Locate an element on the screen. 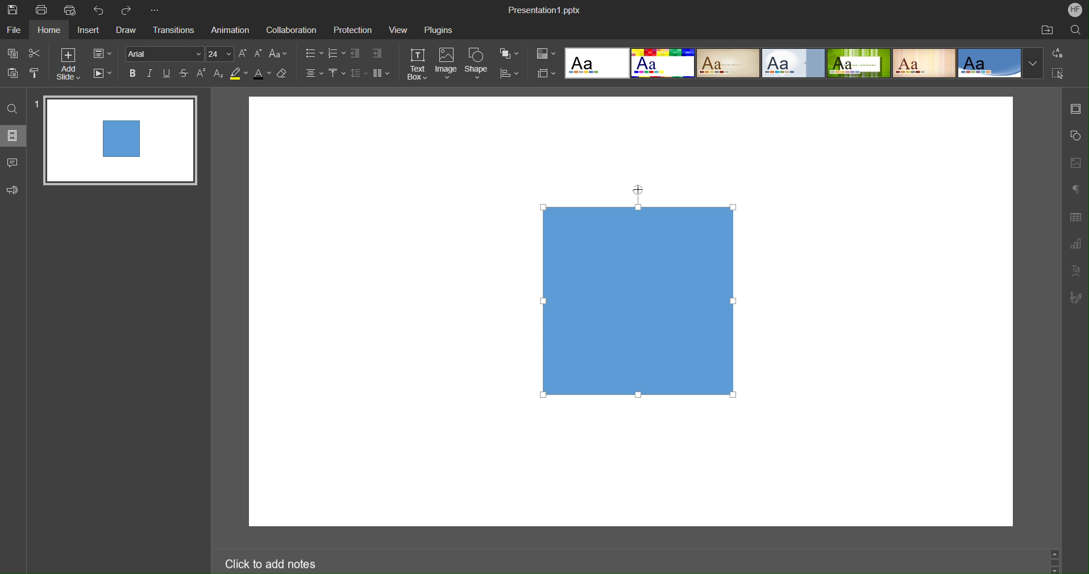 Image resolution: width=1089 pixels, height=574 pixels. Strikethrough is located at coordinates (184, 74).